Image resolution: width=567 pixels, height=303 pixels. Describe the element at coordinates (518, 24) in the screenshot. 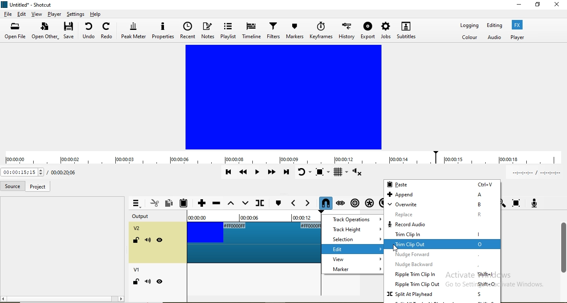

I see `Fx` at that location.